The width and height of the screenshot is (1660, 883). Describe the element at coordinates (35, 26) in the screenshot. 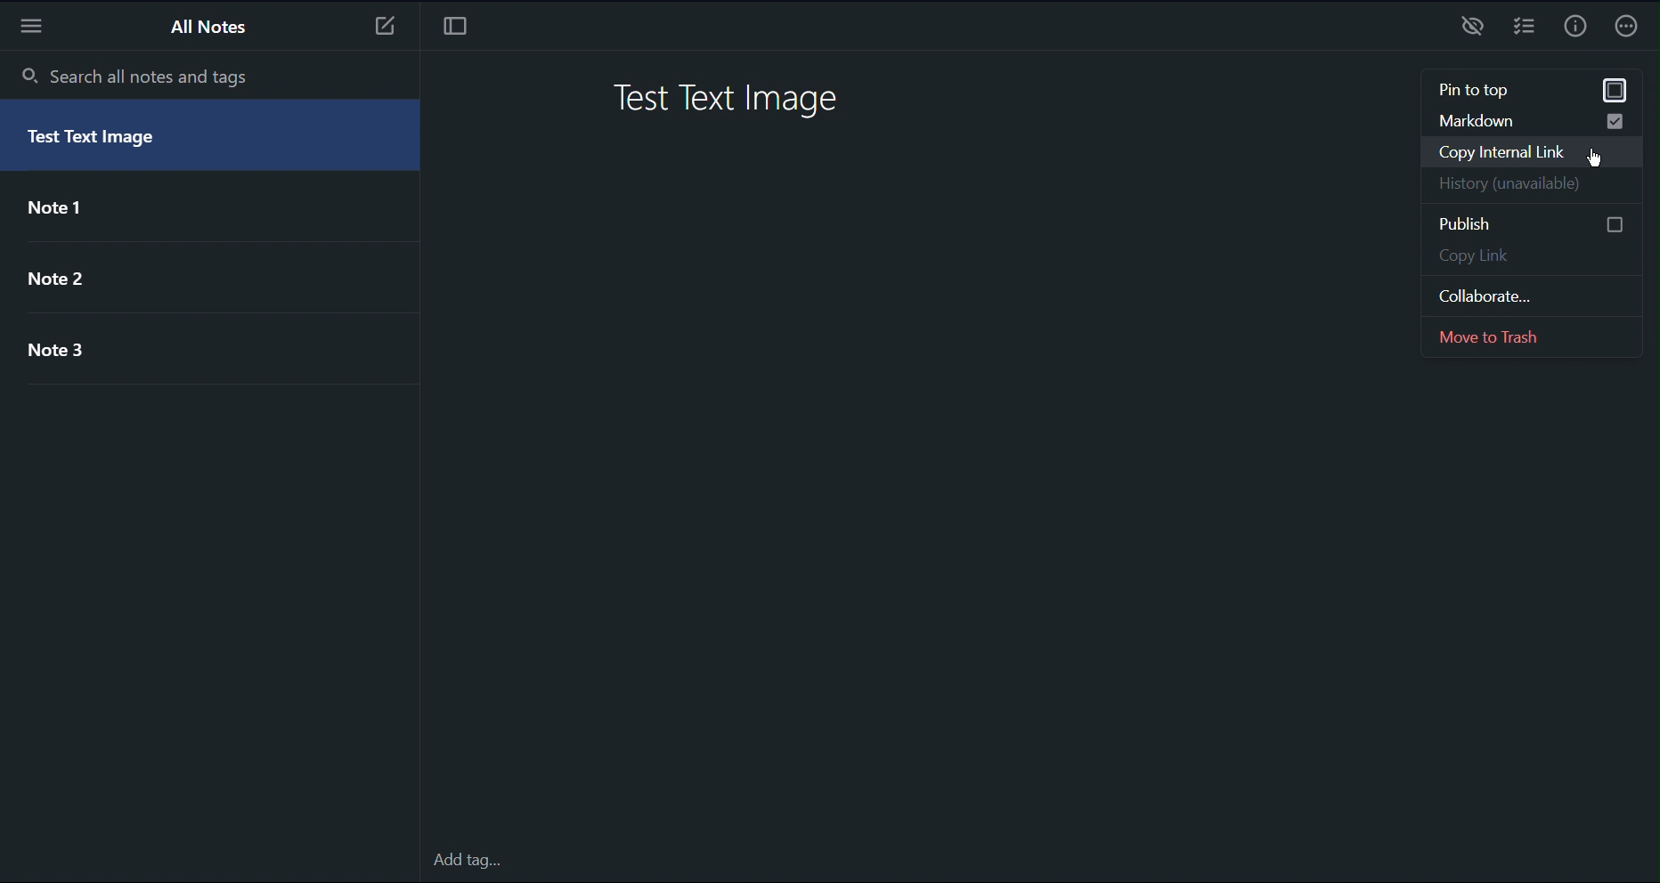

I see `More` at that location.